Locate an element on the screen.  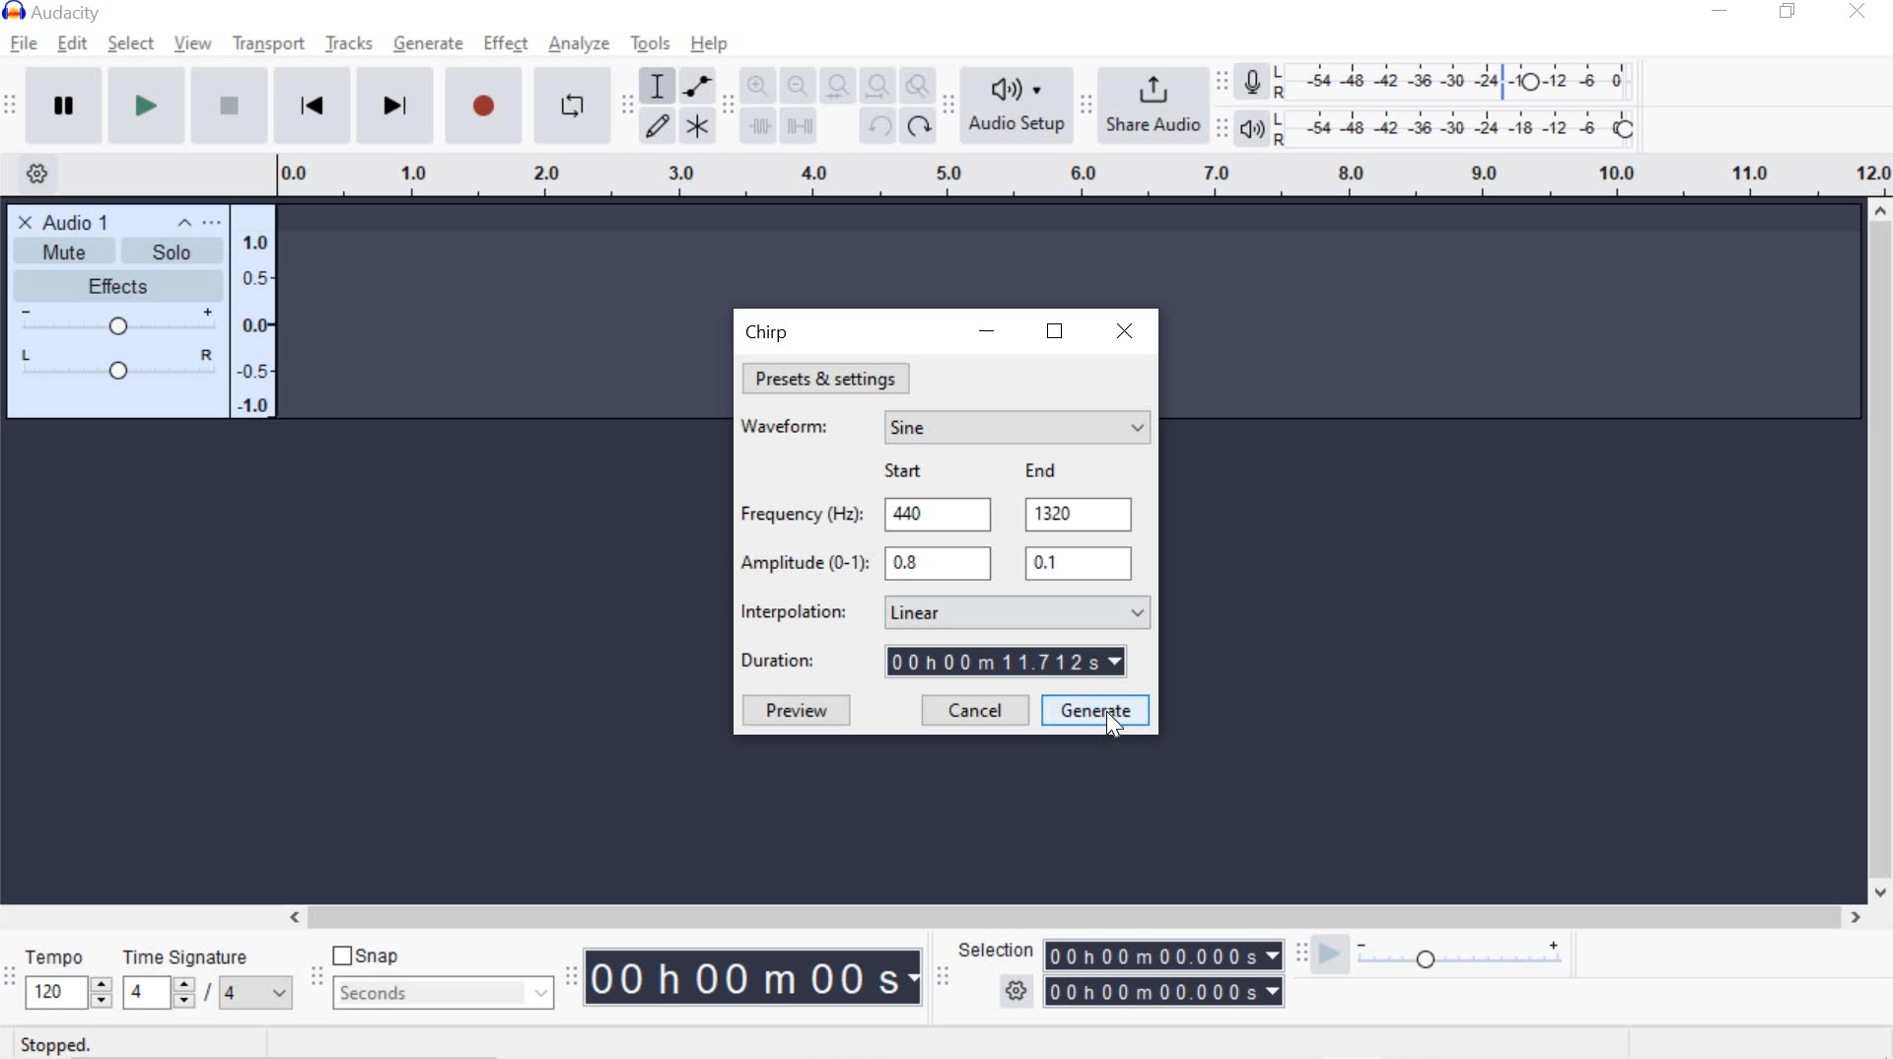
time selection is located at coordinates (1163, 954).